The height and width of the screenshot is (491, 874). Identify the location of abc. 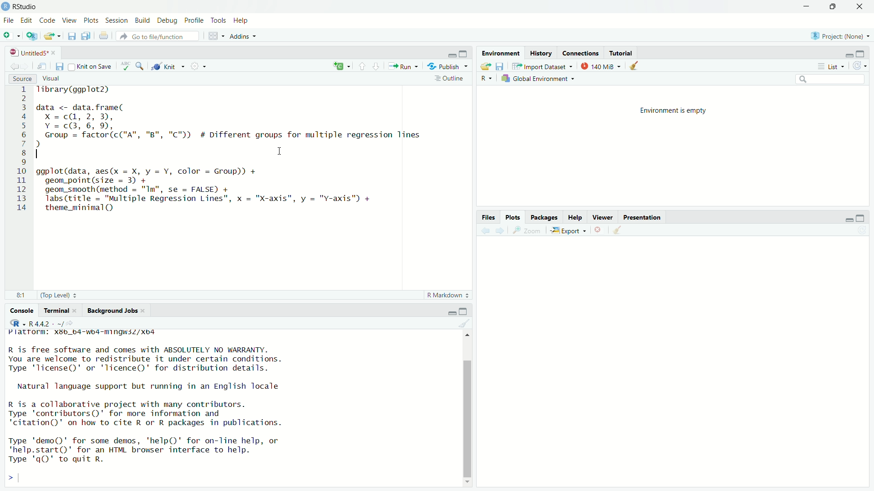
(124, 66).